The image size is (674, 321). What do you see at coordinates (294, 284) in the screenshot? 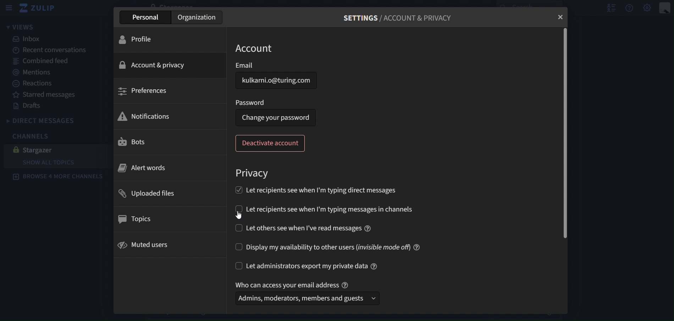
I see `text` at bounding box center [294, 284].